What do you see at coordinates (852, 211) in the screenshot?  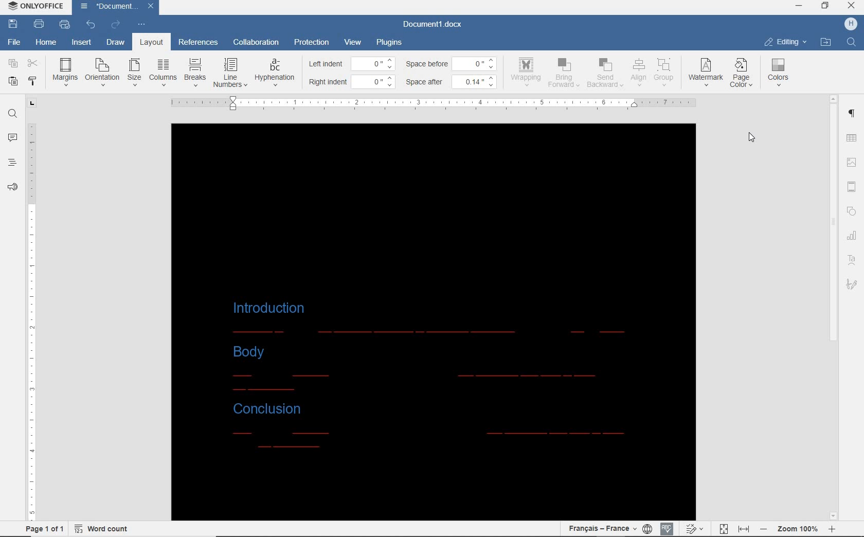 I see `shape` at bounding box center [852, 211].